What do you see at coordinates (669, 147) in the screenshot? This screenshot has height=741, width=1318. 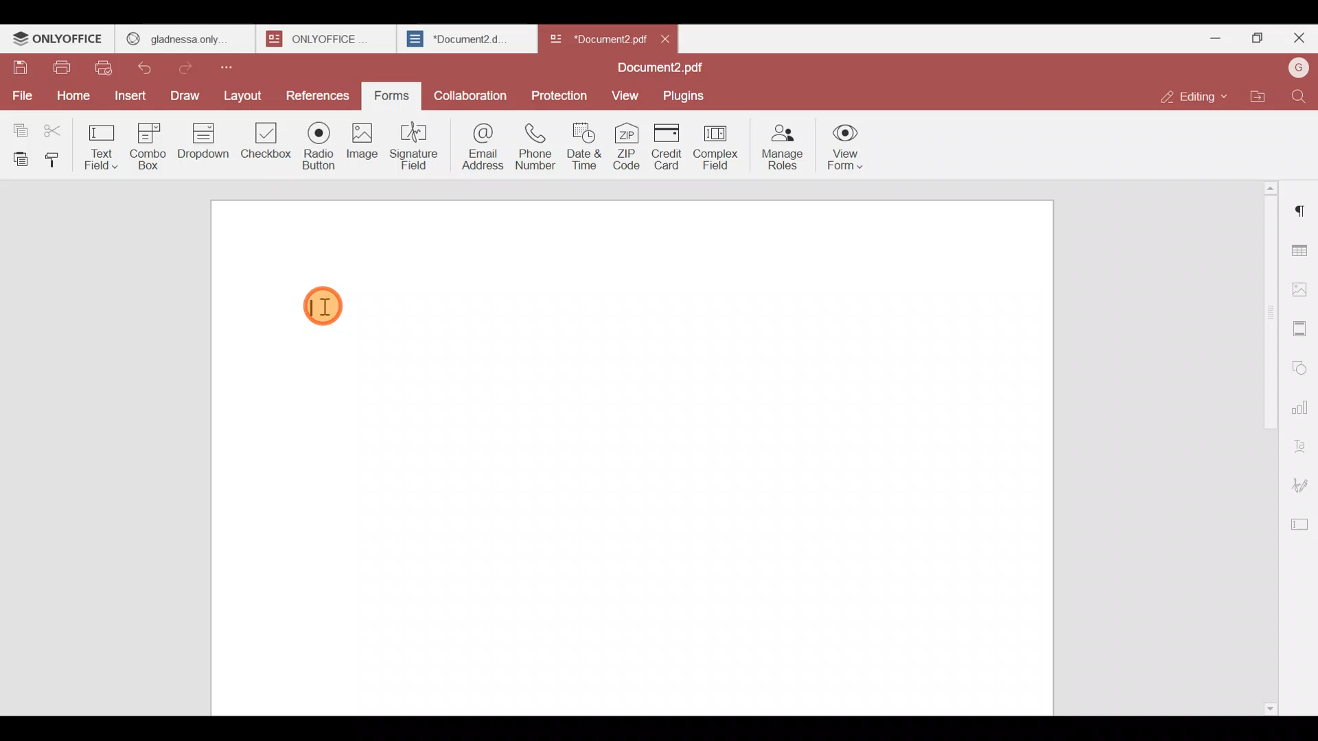 I see `Credit card` at bounding box center [669, 147].